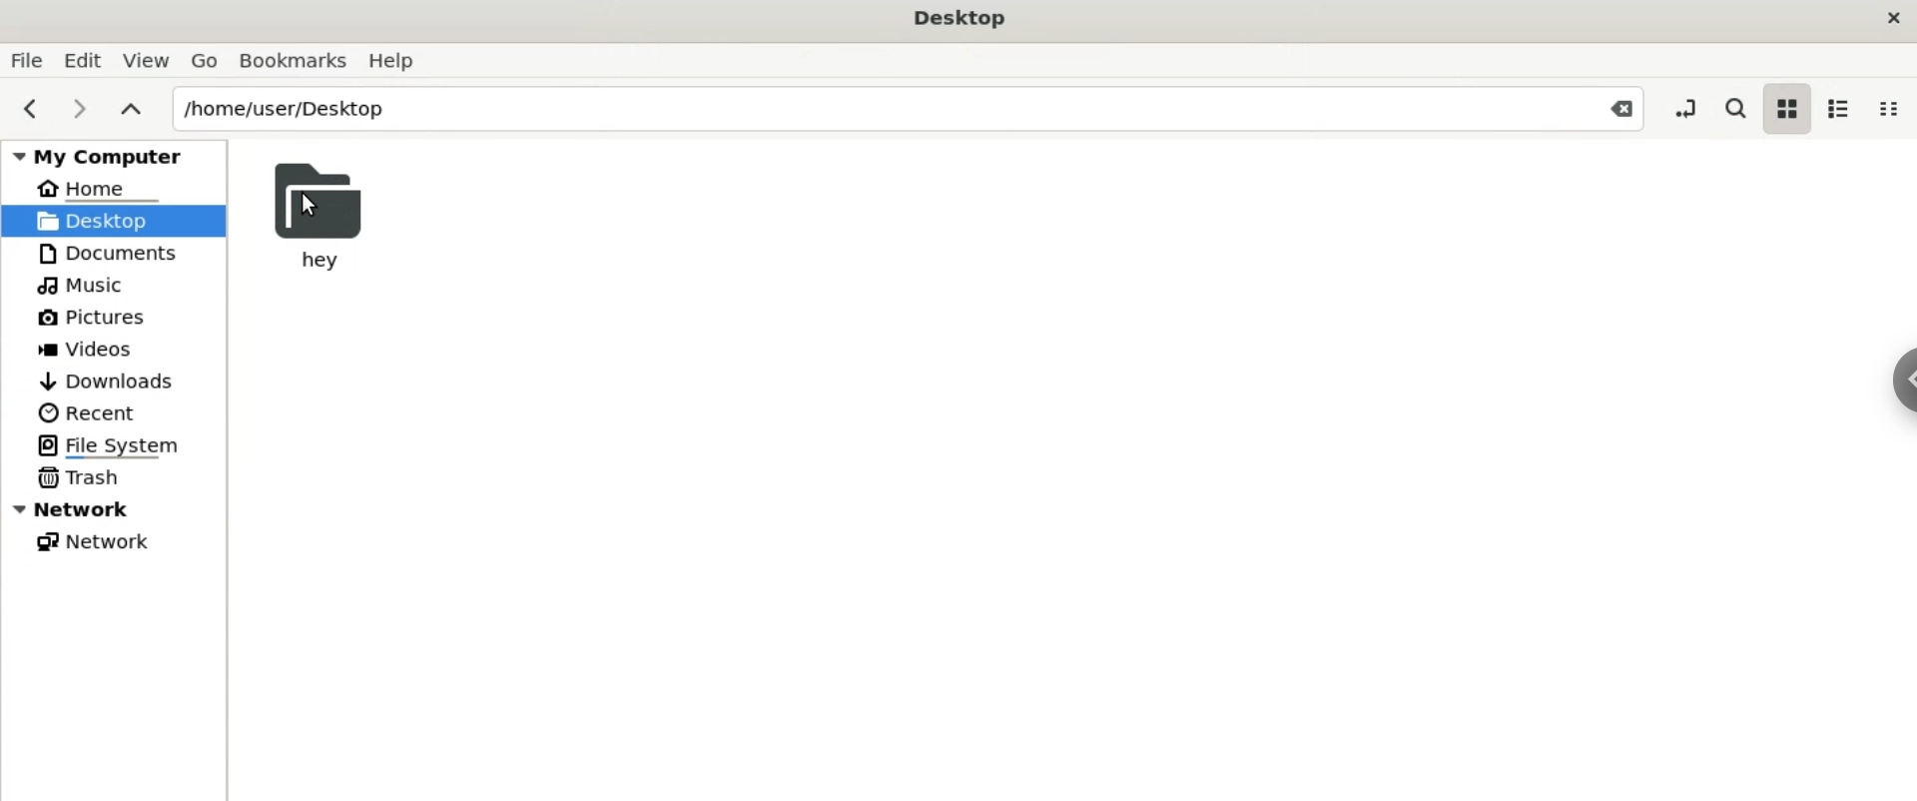 The image size is (1917, 801). Describe the element at coordinates (1900, 380) in the screenshot. I see `chrome options` at that location.